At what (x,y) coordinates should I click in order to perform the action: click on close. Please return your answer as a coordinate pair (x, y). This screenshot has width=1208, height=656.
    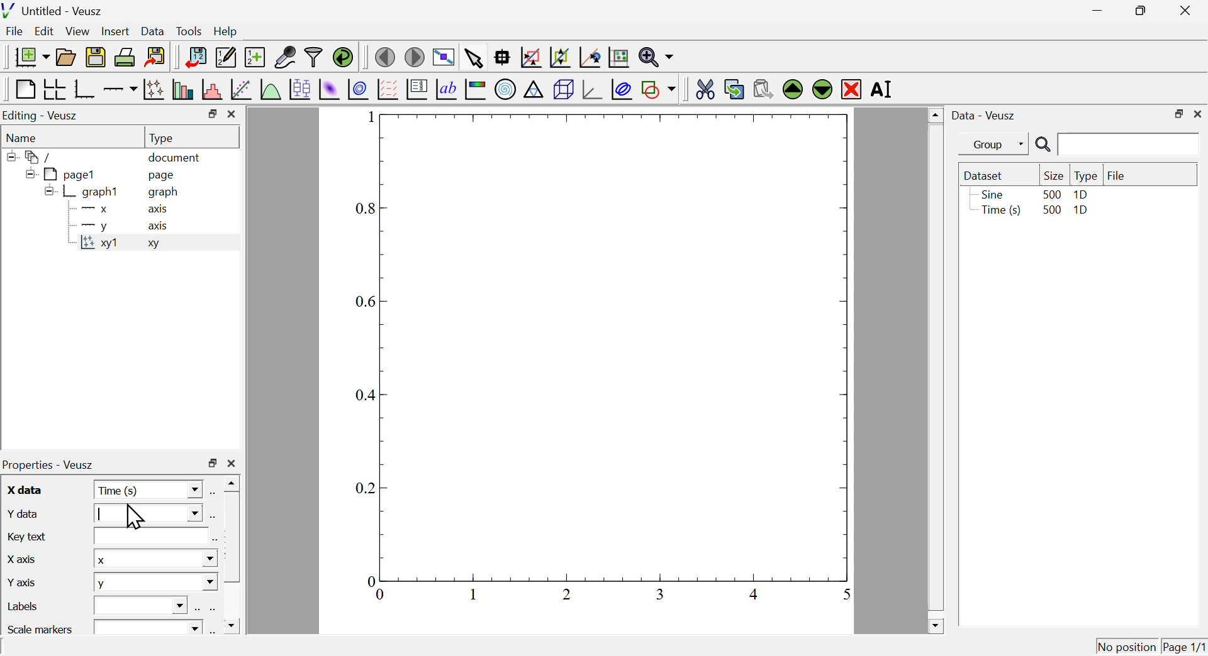
    Looking at the image, I should click on (1188, 9).